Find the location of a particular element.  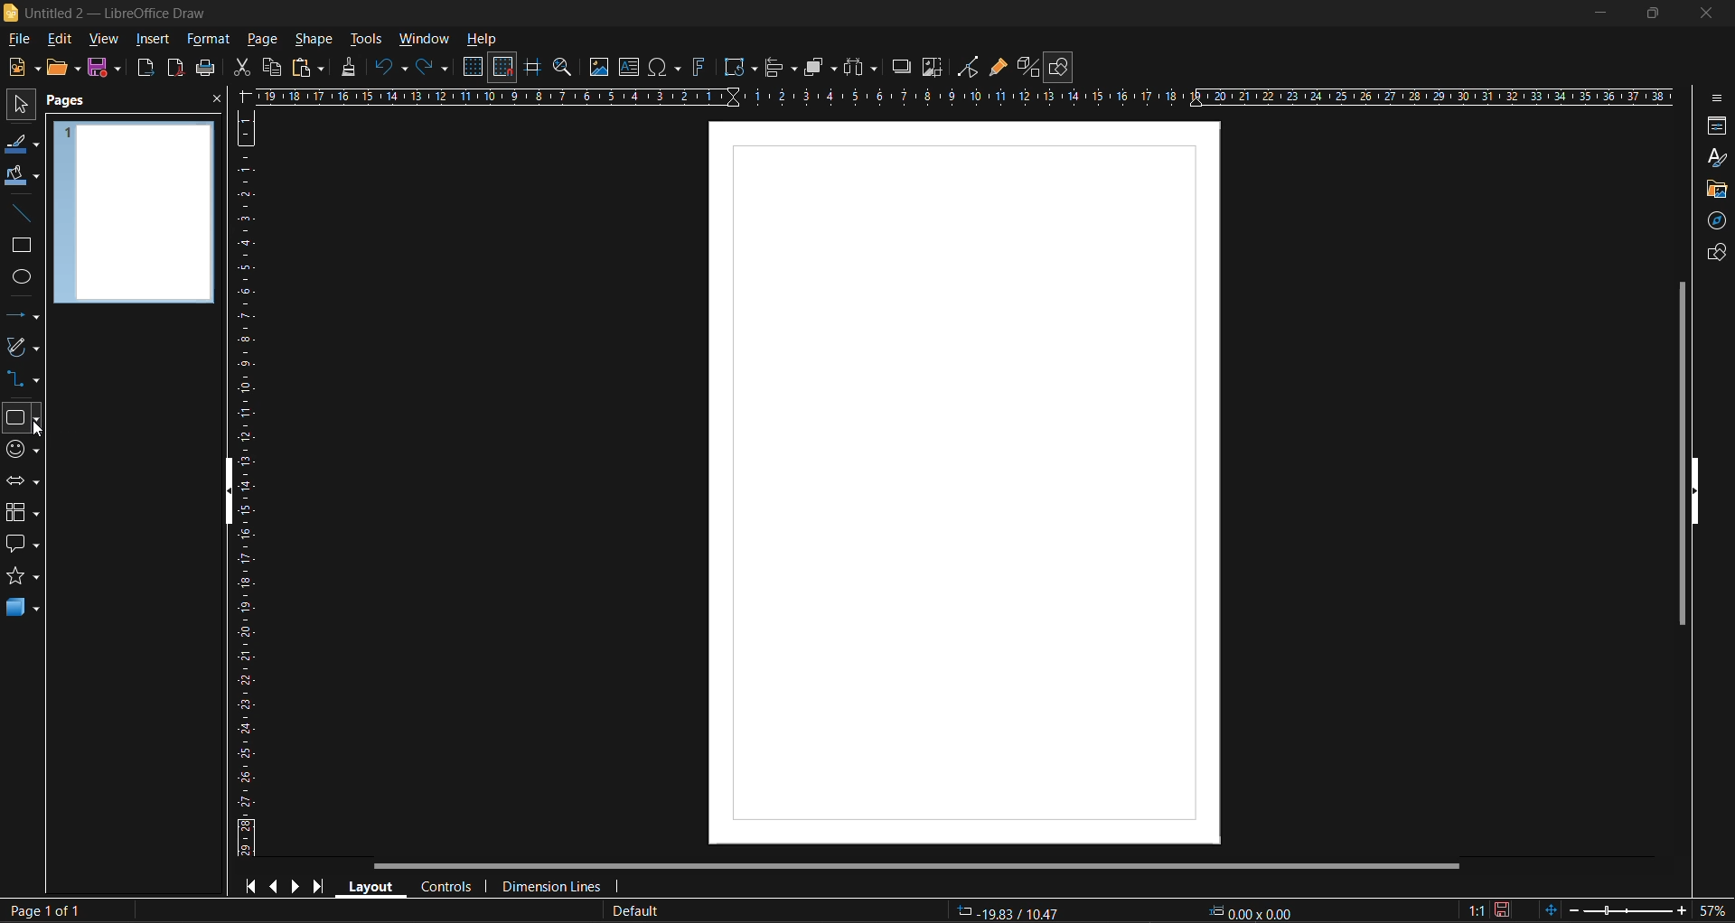

show gluepoint functions is located at coordinates (998, 68).